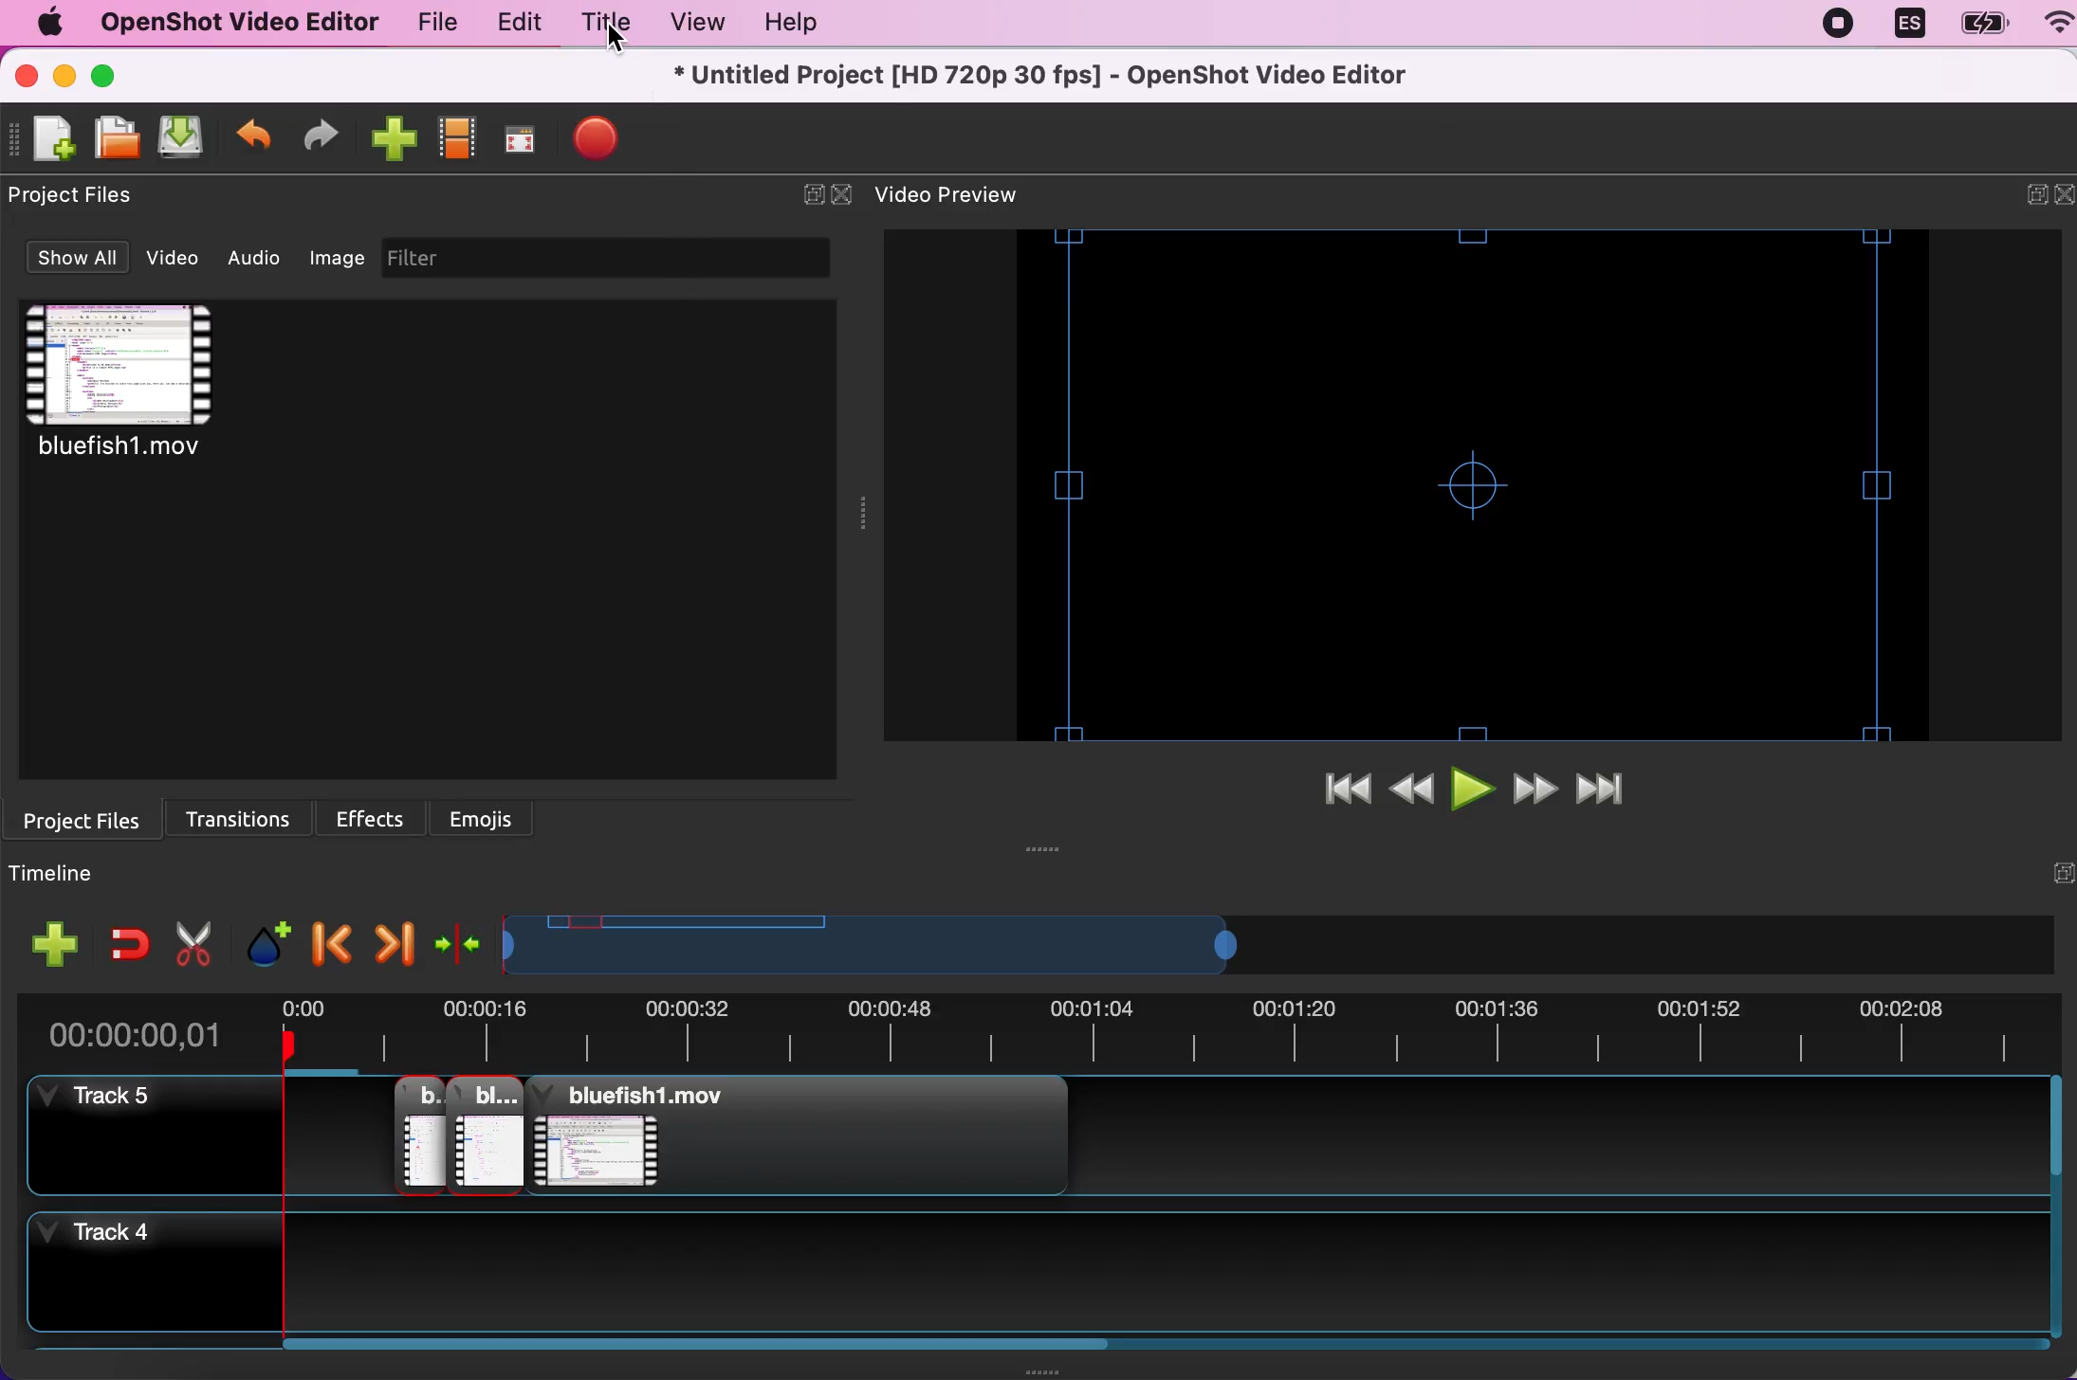 This screenshot has width=2077, height=1380. I want to click on video, so click(178, 258).